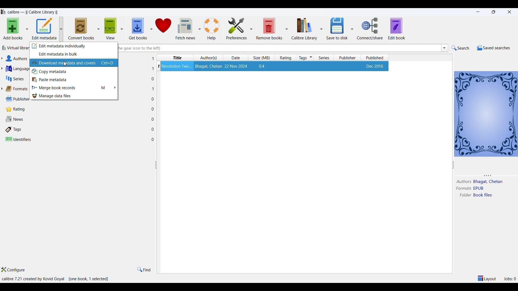 The image size is (518, 291). What do you see at coordinates (349, 58) in the screenshot?
I see `publisher` at bounding box center [349, 58].